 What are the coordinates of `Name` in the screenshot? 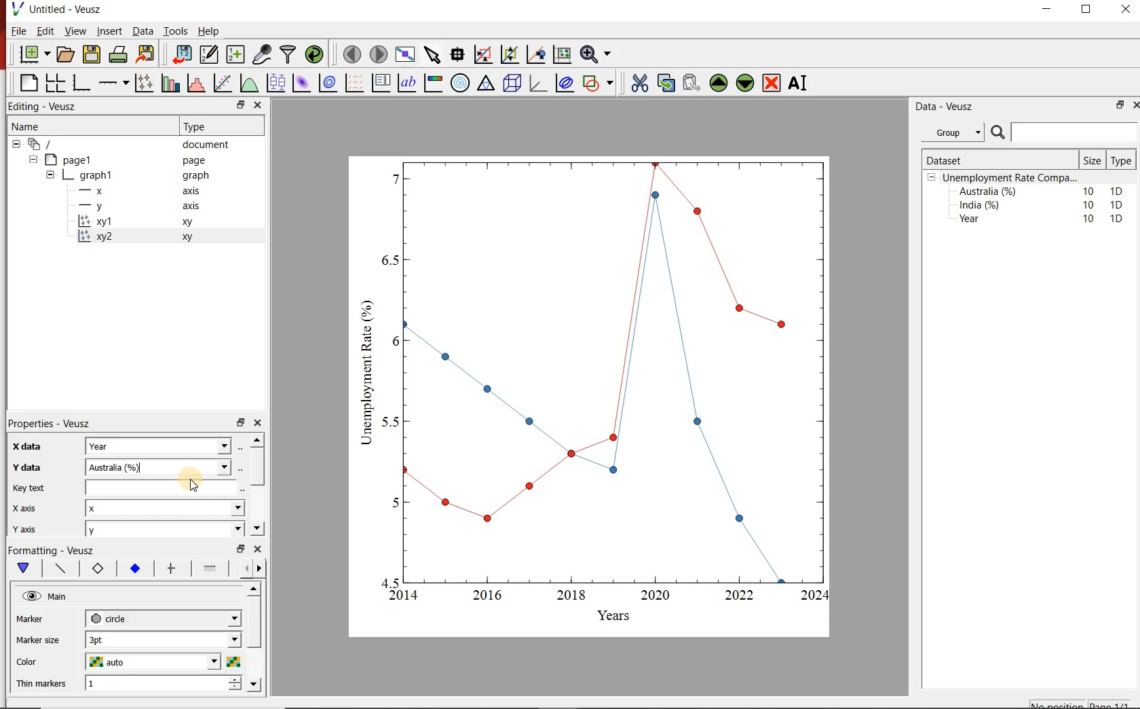 It's located at (85, 125).